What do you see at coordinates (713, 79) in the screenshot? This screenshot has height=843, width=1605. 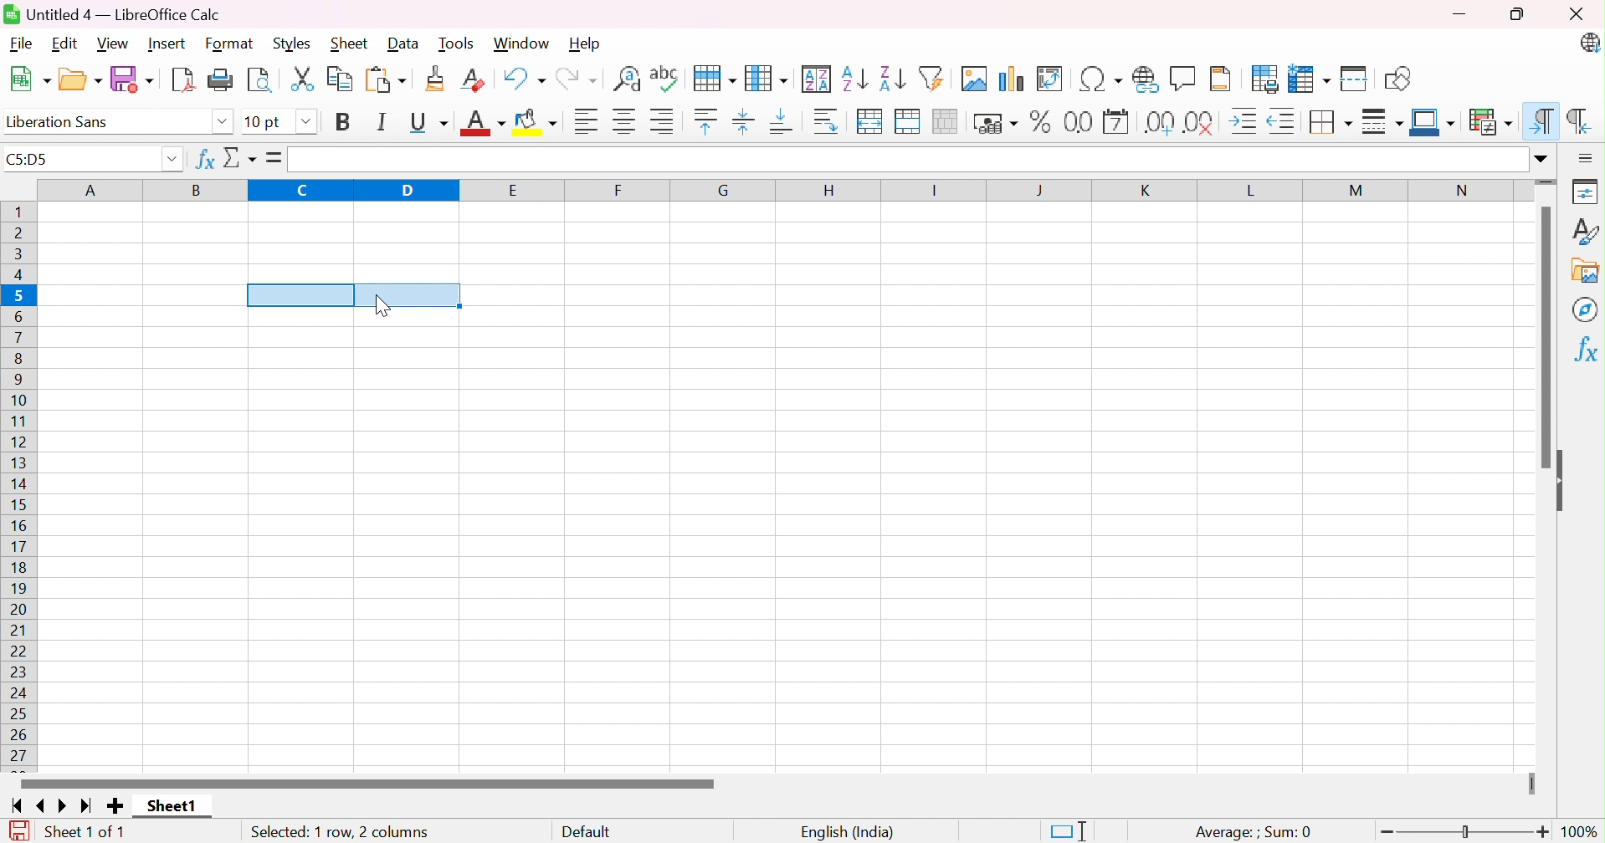 I see `Row` at bounding box center [713, 79].